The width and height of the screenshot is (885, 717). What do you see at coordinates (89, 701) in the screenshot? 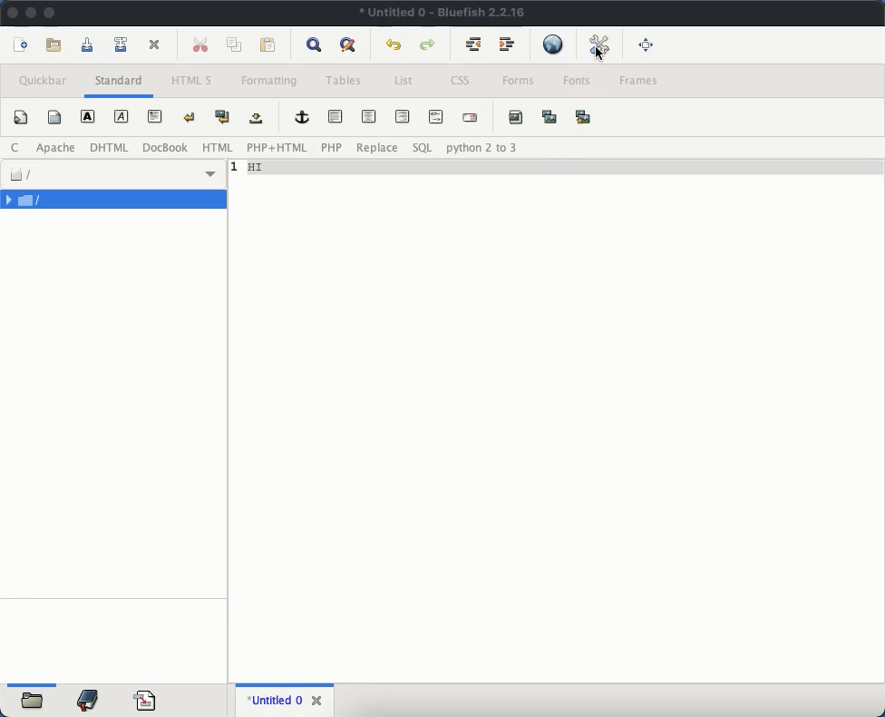
I see `bookmark` at bounding box center [89, 701].